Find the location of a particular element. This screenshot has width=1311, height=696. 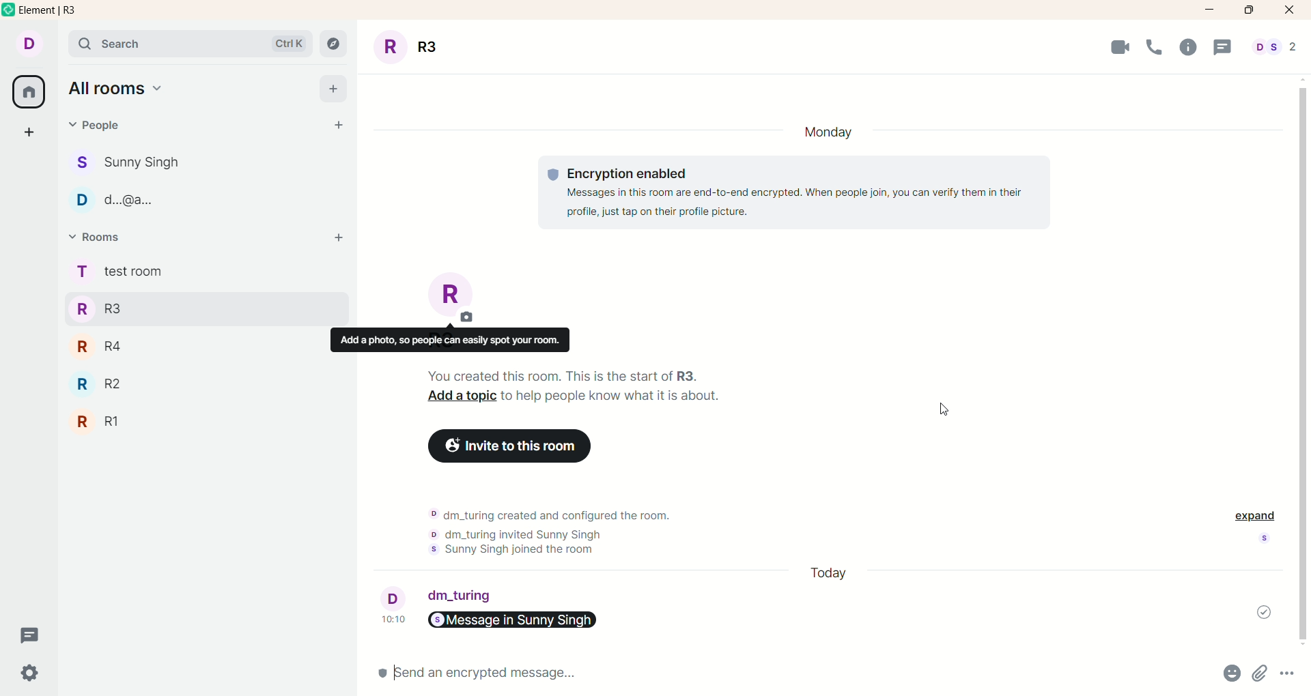

 is located at coordinates (1303, 366).